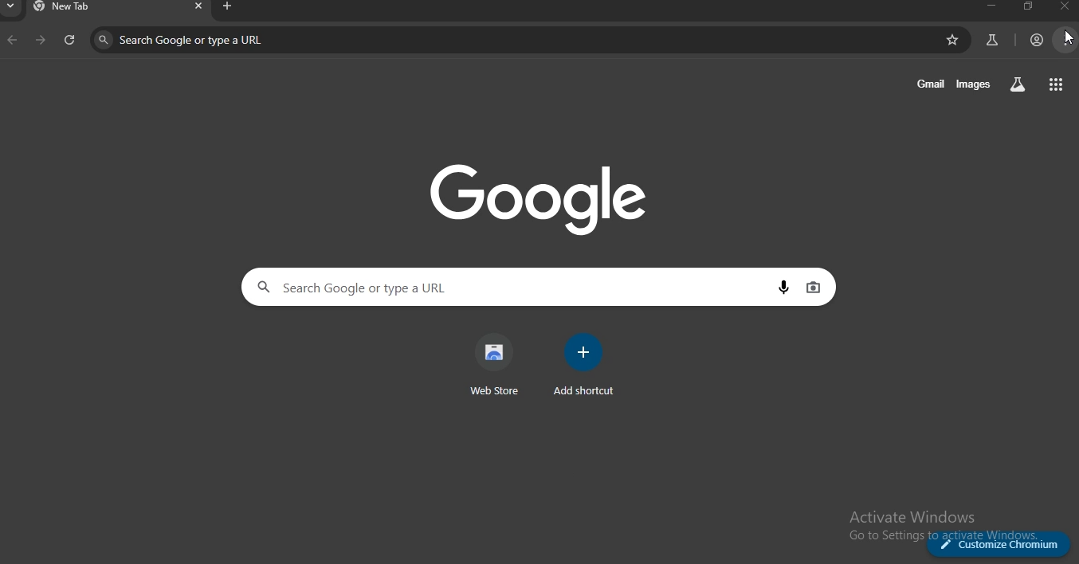  I want to click on refresh, so click(69, 42).